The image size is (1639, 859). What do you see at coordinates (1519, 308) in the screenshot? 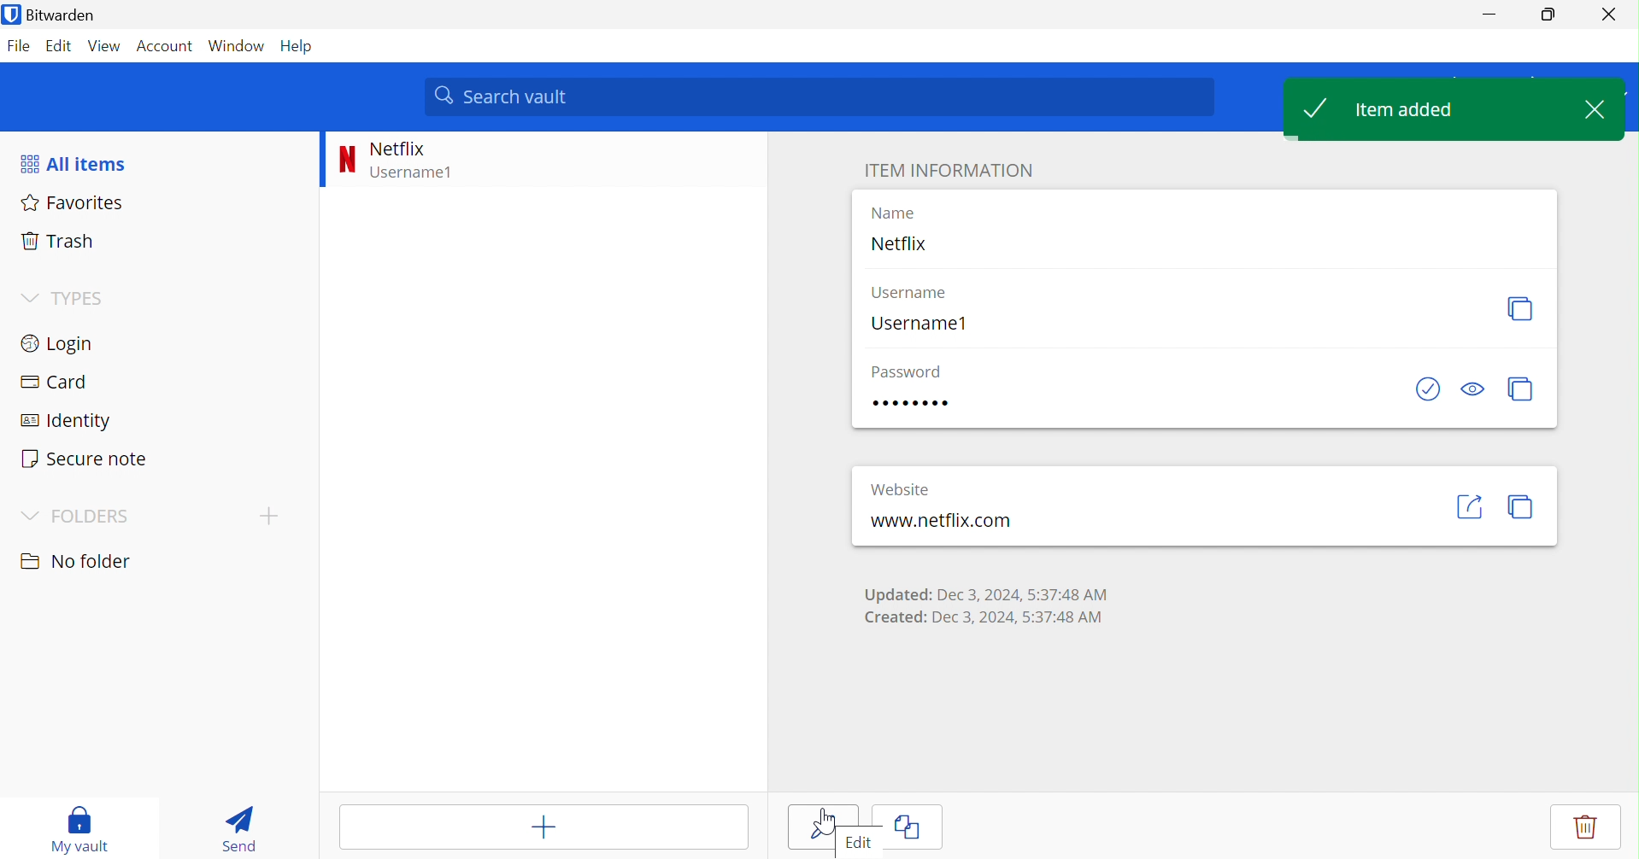
I see `Copy username` at bounding box center [1519, 308].